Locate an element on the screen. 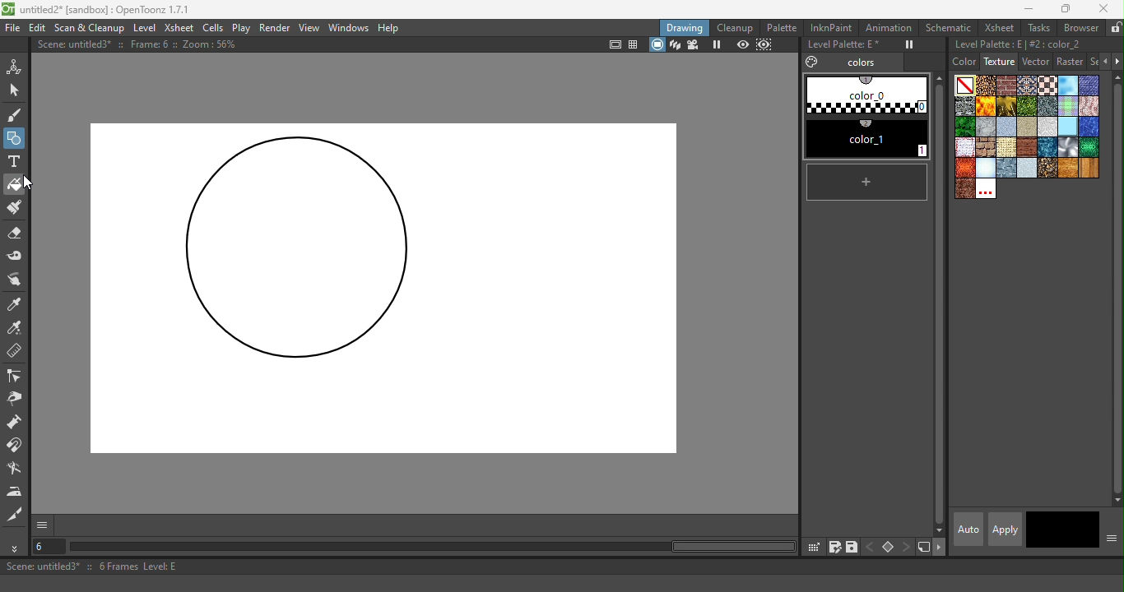 The image size is (1124, 592). Animation is located at coordinates (889, 28).